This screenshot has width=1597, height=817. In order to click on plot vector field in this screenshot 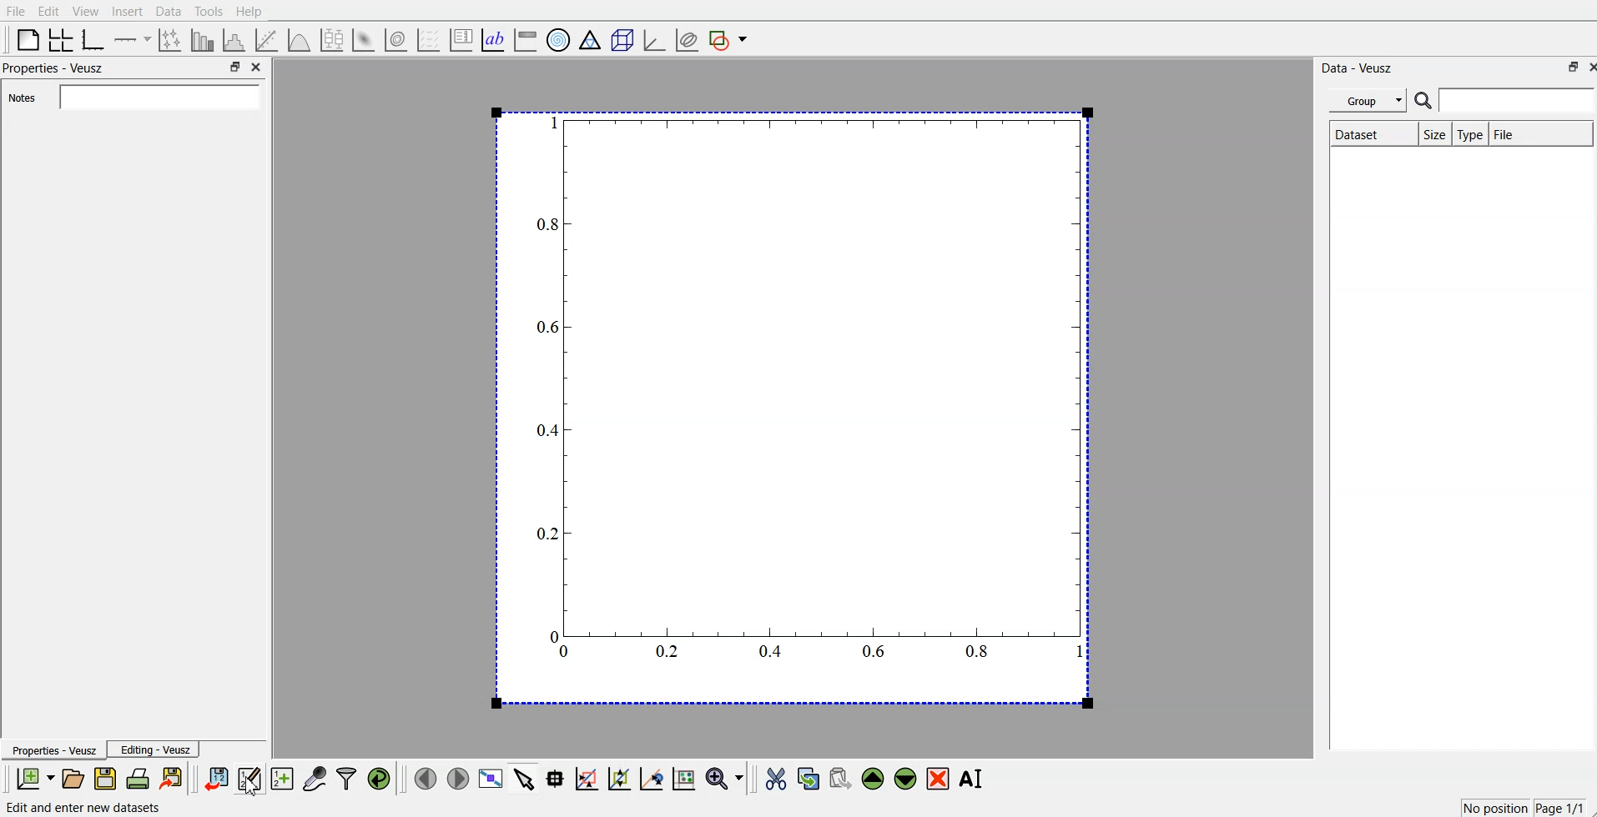, I will do `click(427, 38)`.